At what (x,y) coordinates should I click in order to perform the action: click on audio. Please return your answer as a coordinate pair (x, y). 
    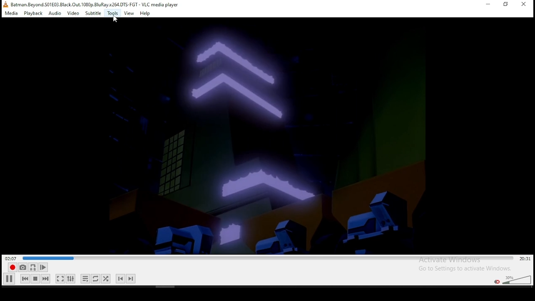
    Looking at the image, I should click on (54, 14).